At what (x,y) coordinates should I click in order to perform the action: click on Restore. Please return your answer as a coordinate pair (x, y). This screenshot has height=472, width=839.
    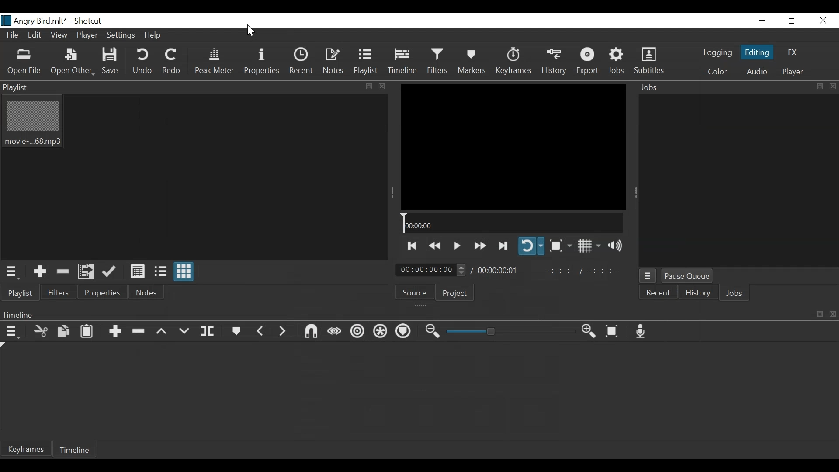
    Looking at the image, I should click on (792, 21).